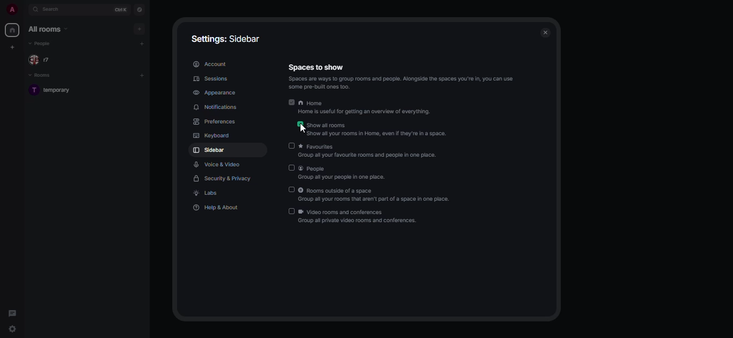  I want to click on sessions, so click(209, 78).